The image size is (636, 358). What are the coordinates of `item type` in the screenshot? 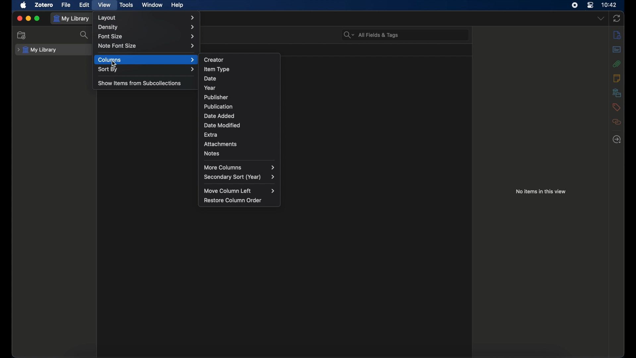 It's located at (217, 69).